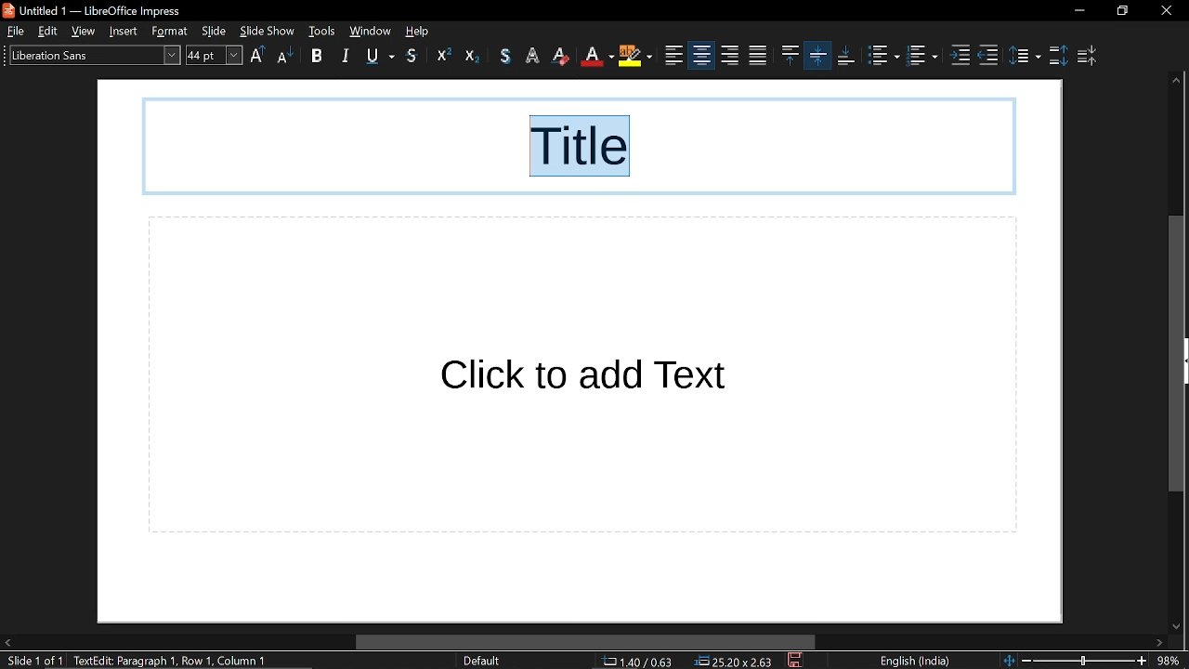  What do you see at coordinates (637, 57) in the screenshot?
I see `align left` at bounding box center [637, 57].